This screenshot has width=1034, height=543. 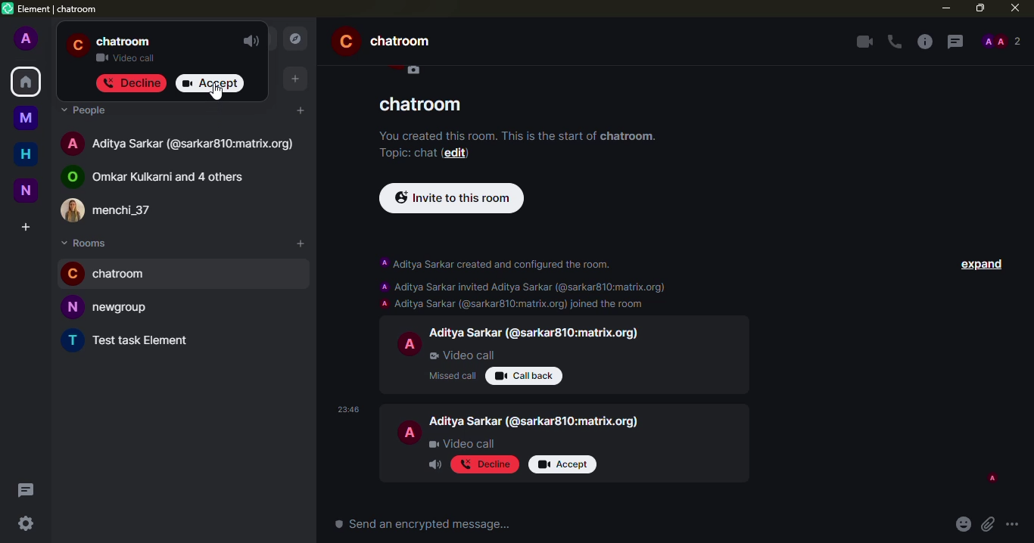 I want to click on people, so click(x=1002, y=41).